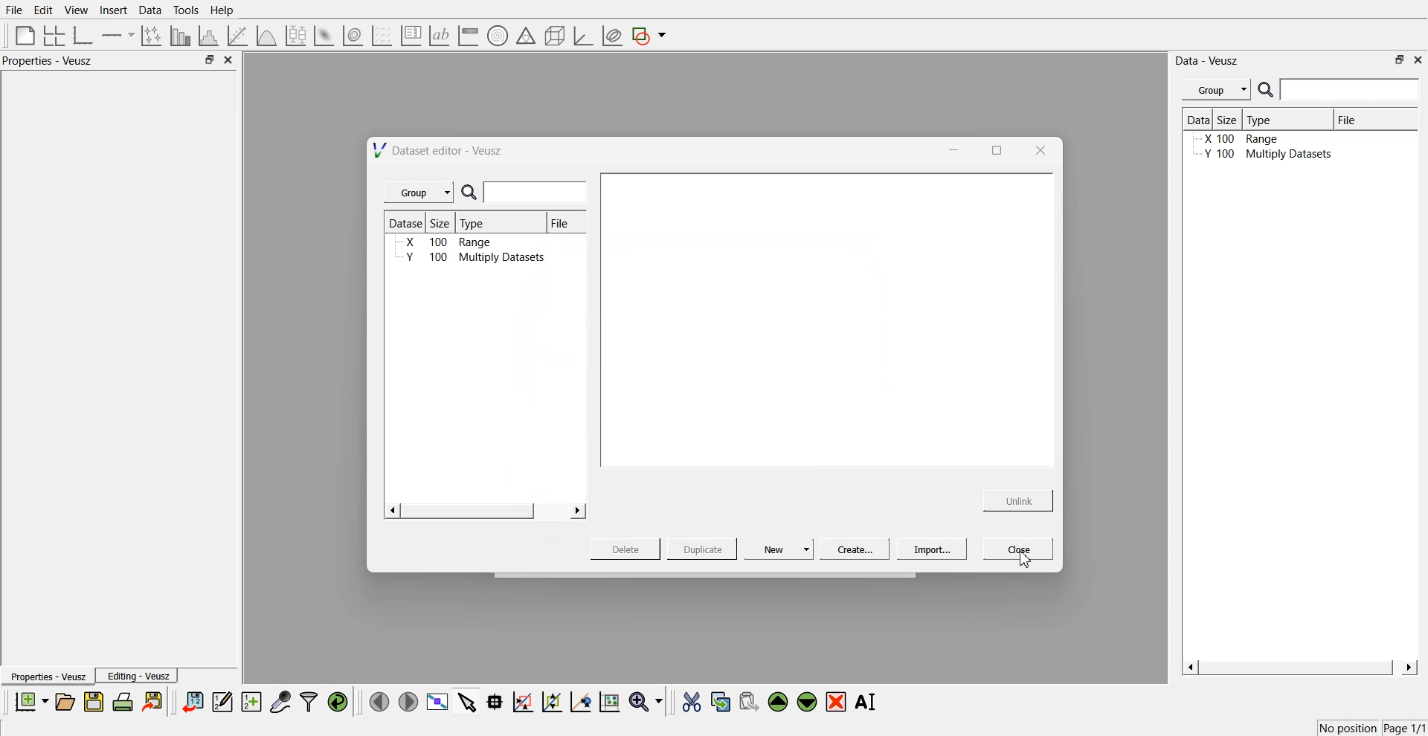 The height and width of the screenshot is (736, 1428). I want to click on zoom out the graph axes, so click(550, 701).